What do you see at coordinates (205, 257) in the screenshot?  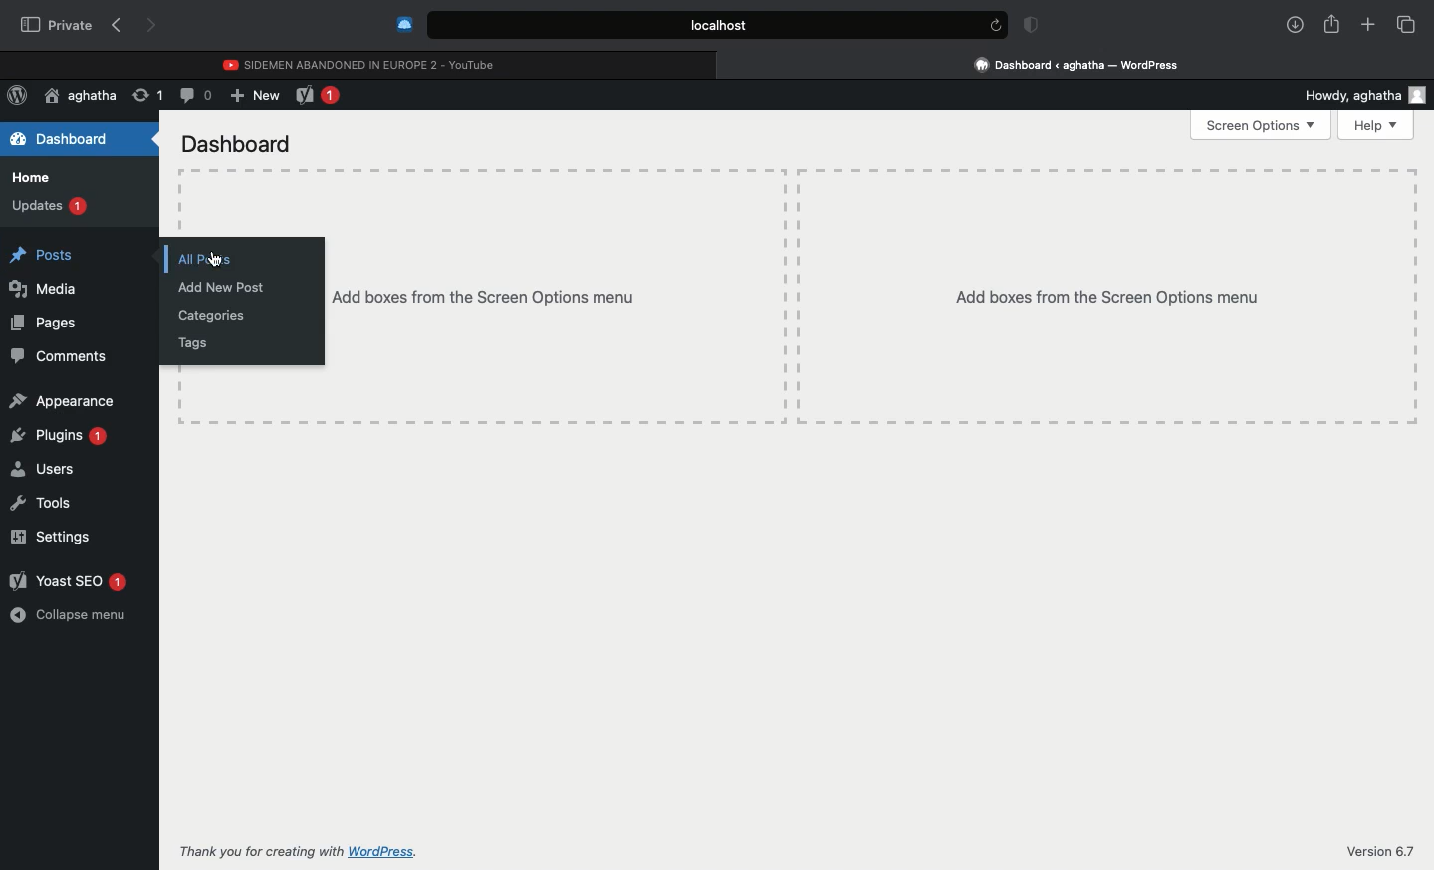 I see `All posts` at bounding box center [205, 257].